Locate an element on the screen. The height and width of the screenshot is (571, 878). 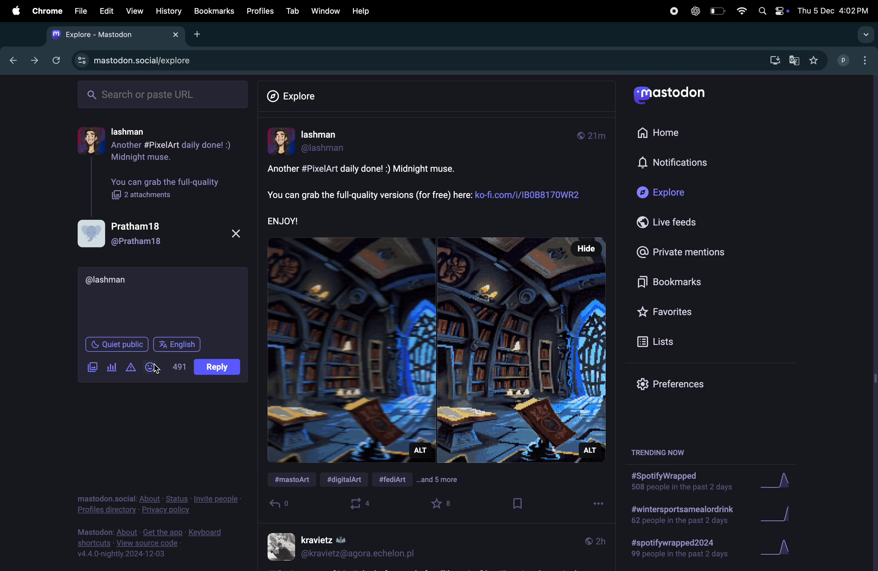
favourites is located at coordinates (669, 310).